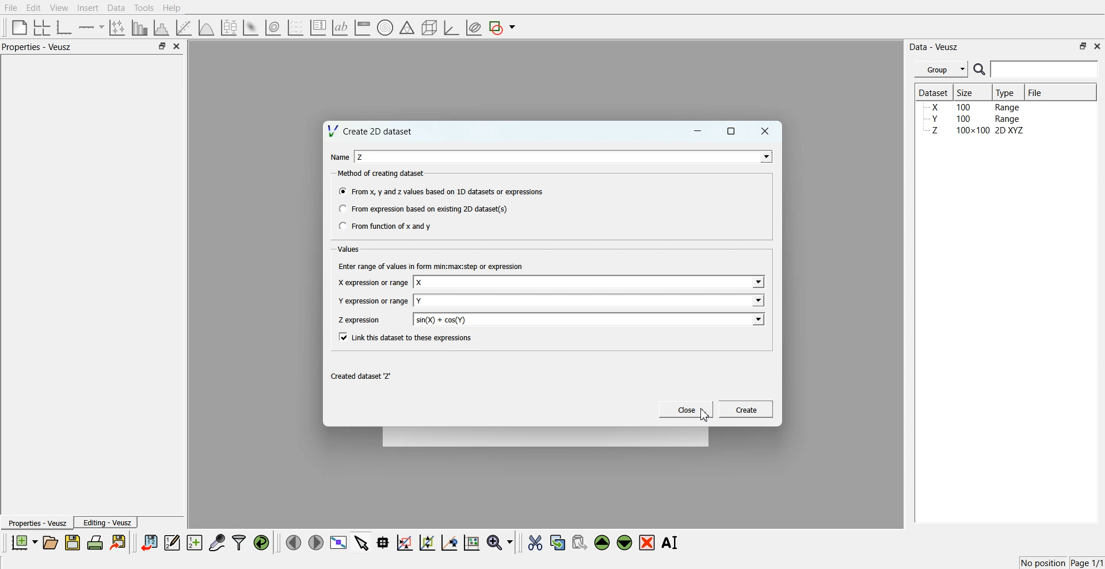 The image size is (1105, 569). I want to click on Z 100x100 2D XYZ, so click(976, 130).